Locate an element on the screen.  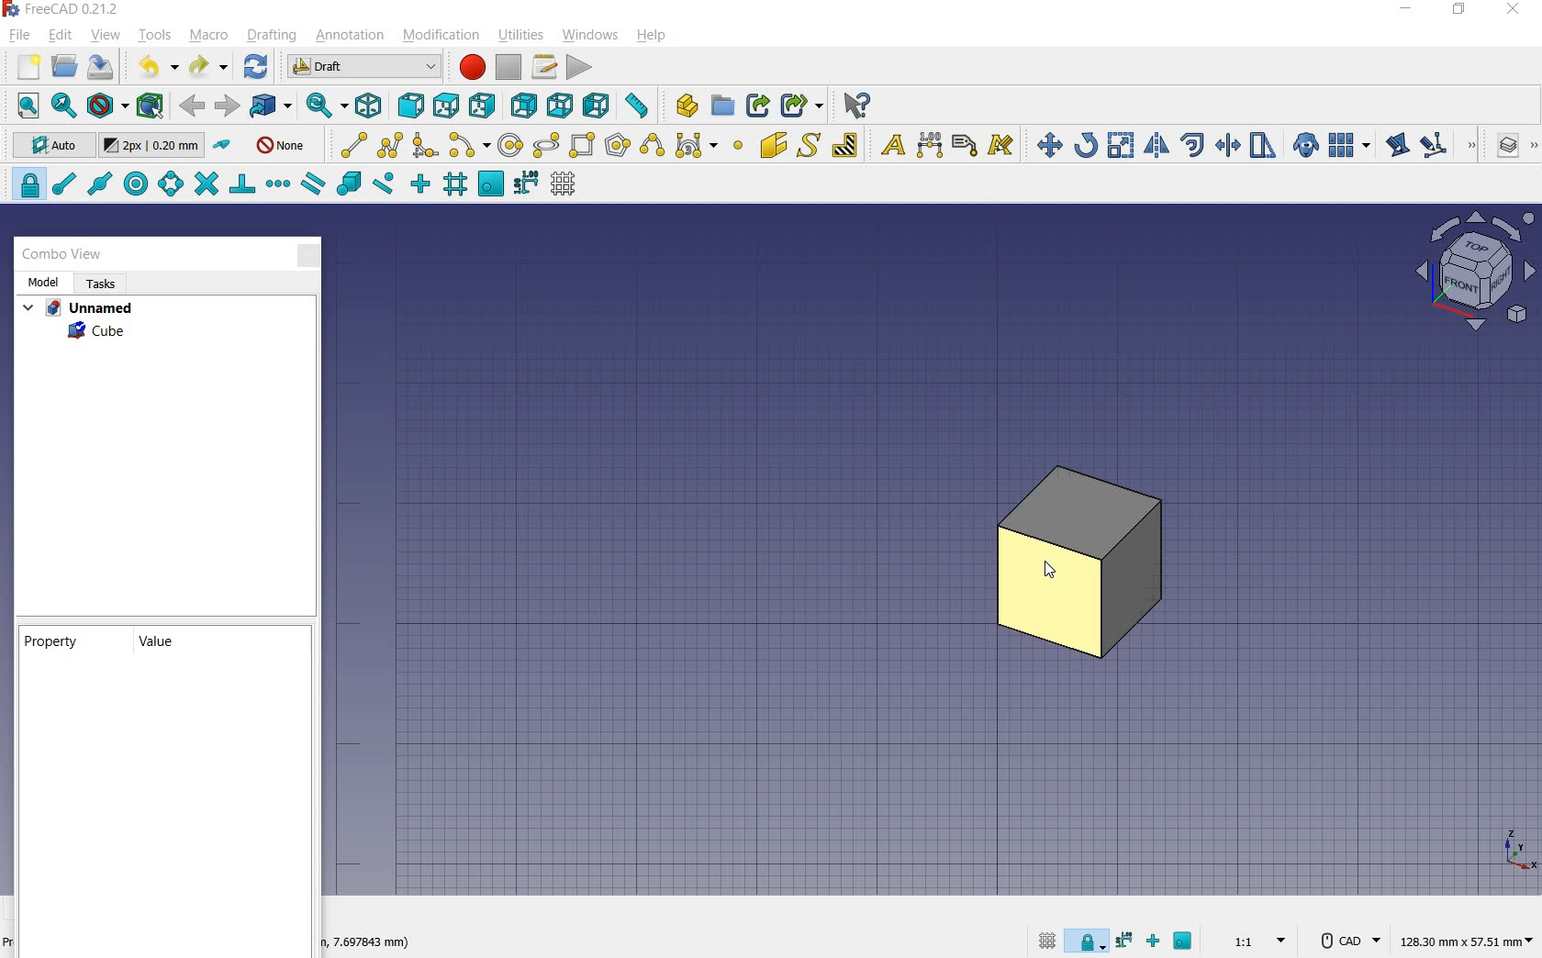
snap angle is located at coordinates (170, 184).